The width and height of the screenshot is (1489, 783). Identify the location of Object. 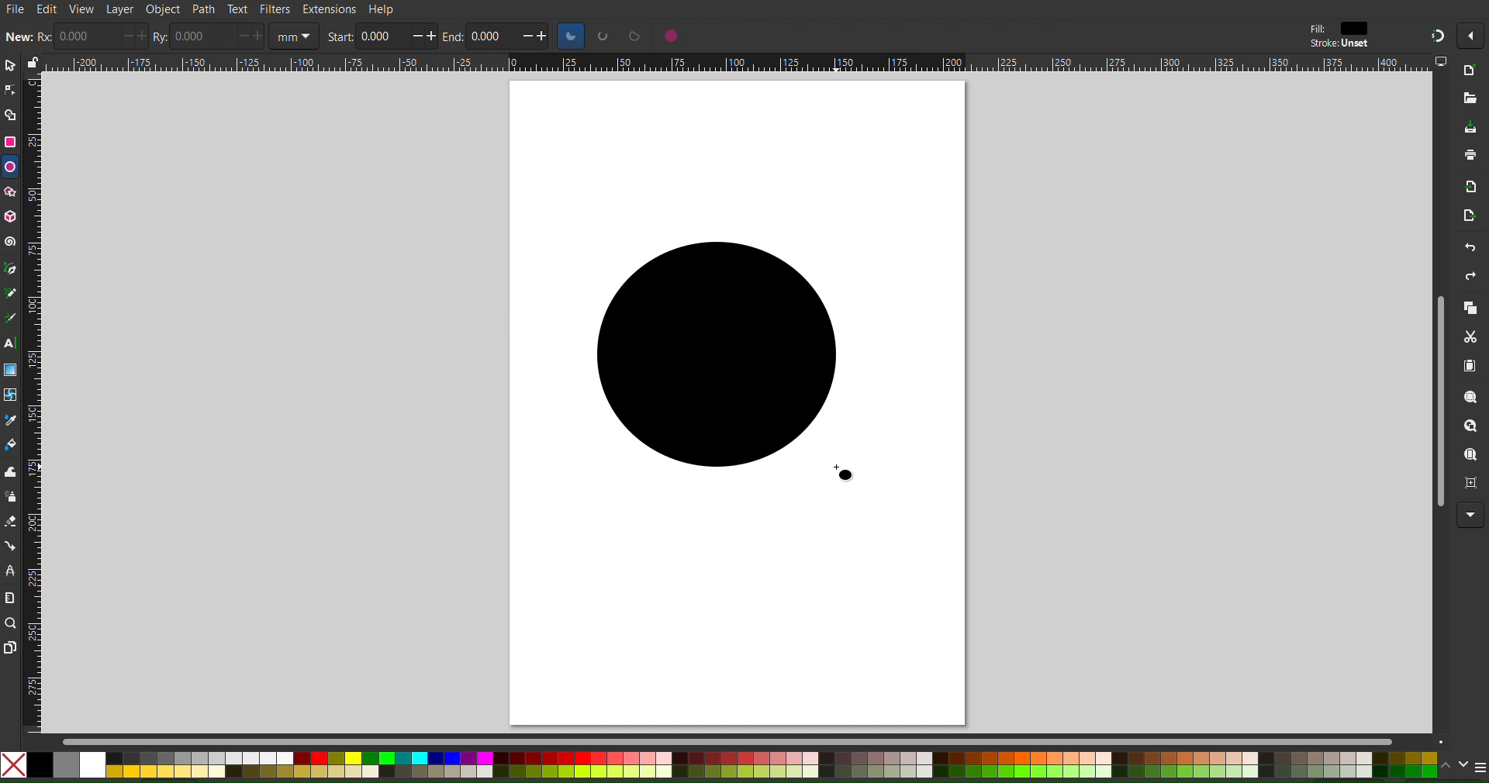
(162, 10).